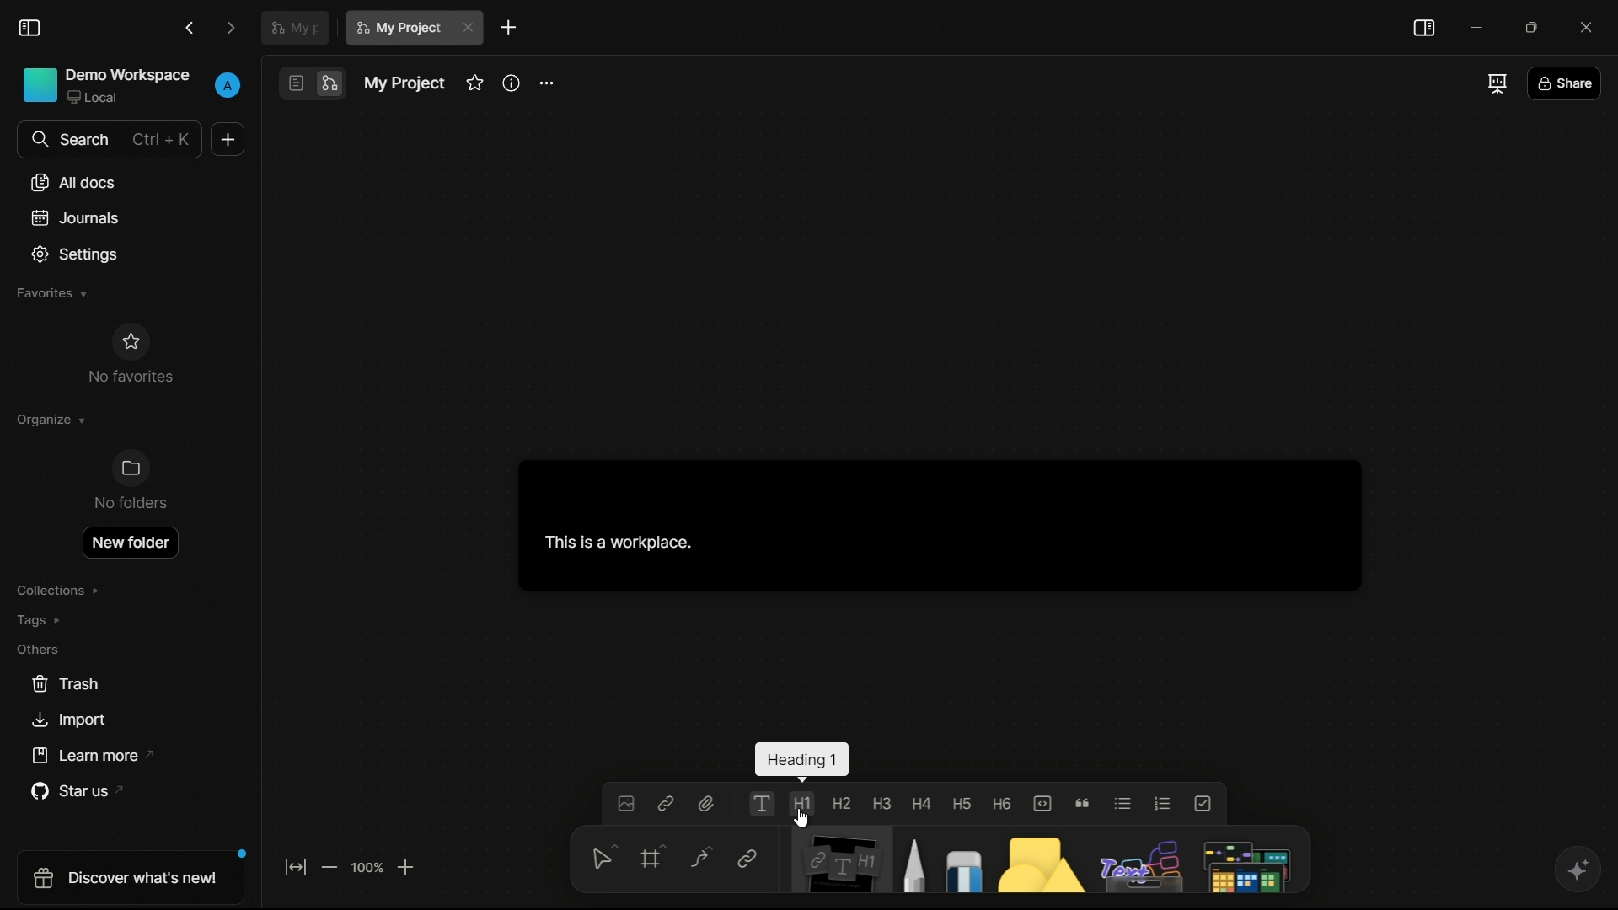  I want to click on all documents, so click(73, 182).